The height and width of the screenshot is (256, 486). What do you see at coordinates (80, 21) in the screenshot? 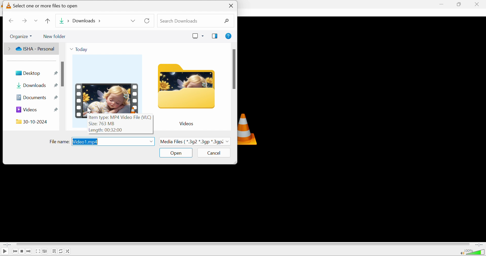
I see `Downloads` at bounding box center [80, 21].